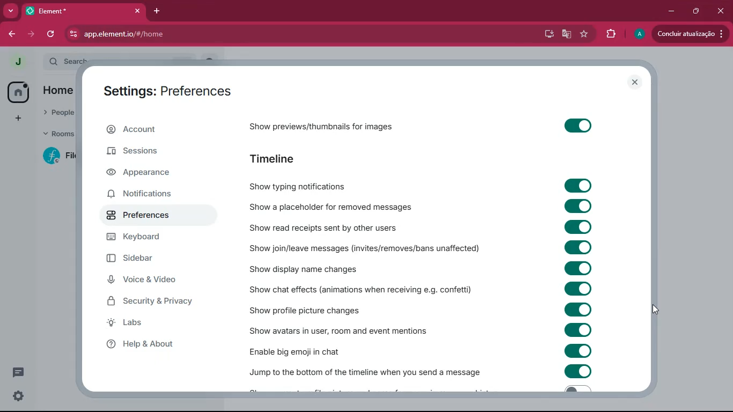  I want to click on desktop, so click(548, 34).